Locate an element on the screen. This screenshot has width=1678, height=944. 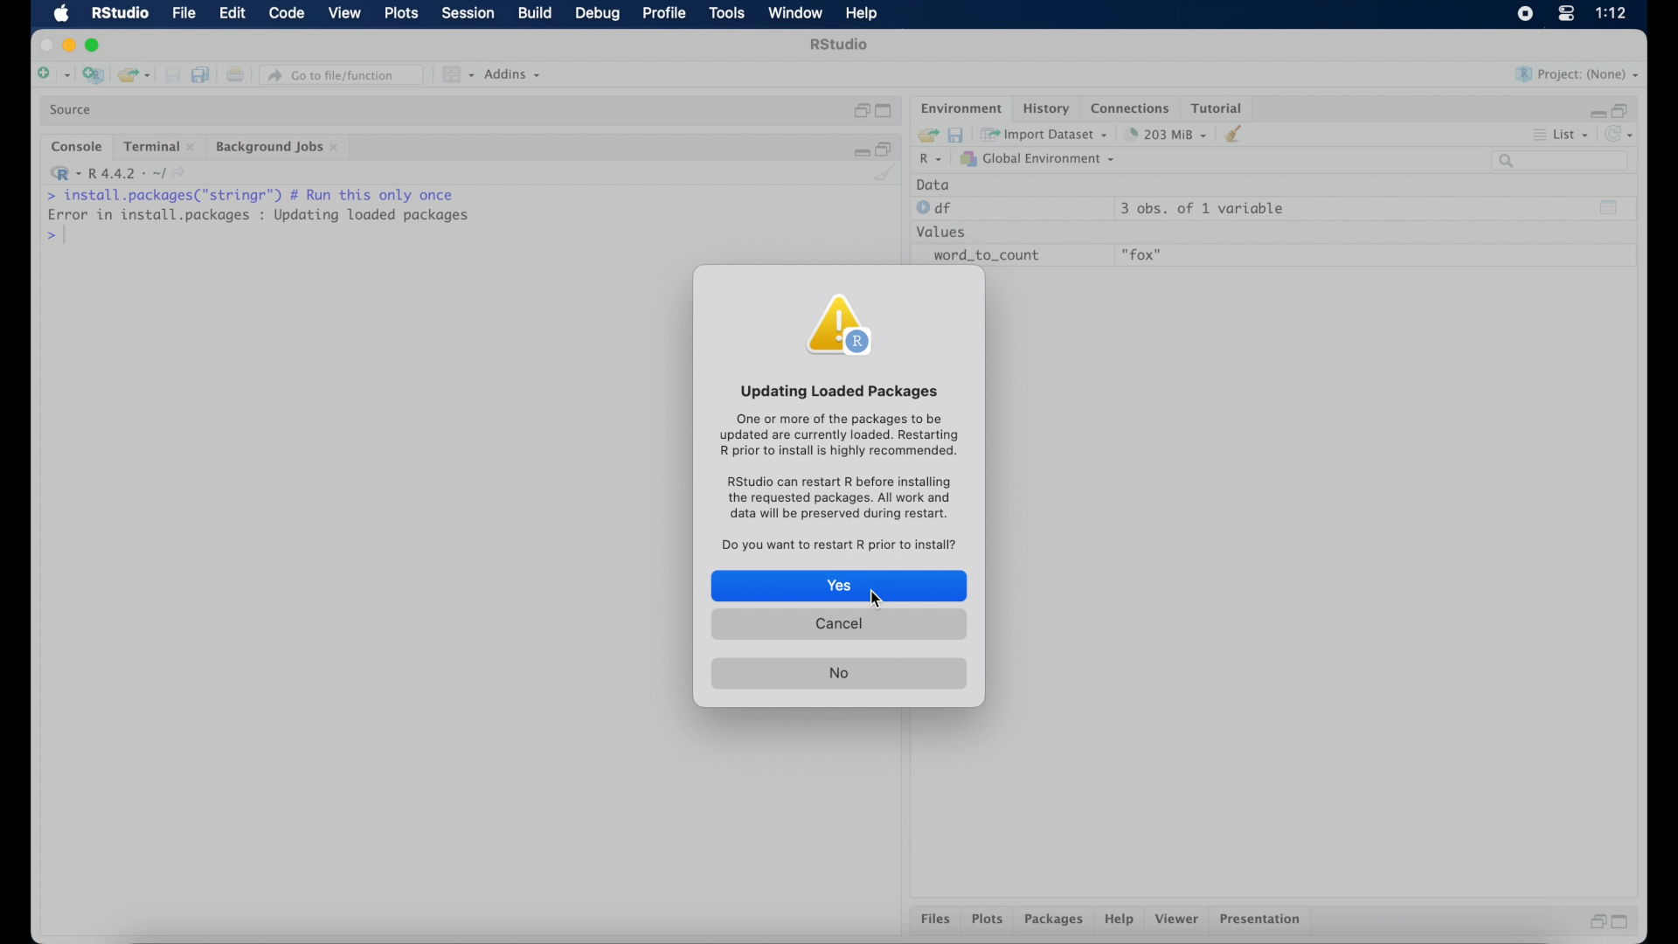
R studio is located at coordinates (839, 45).